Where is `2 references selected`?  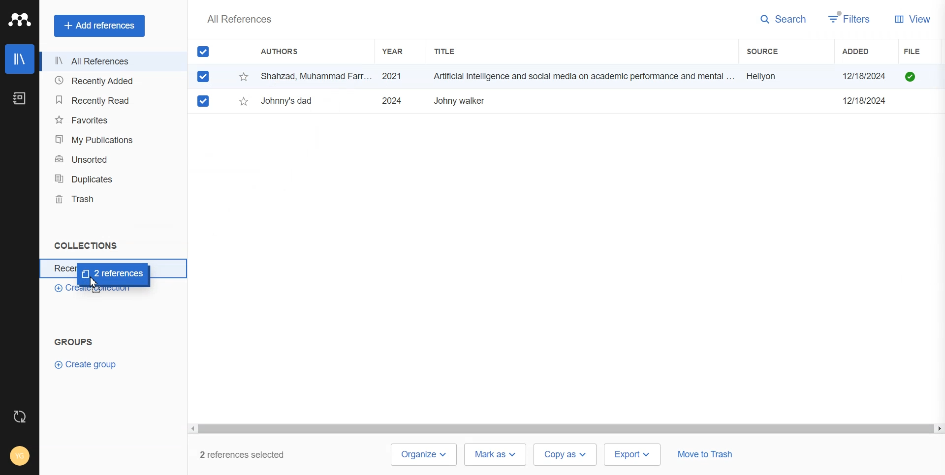
2 references selected is located at coordinates (248, 455).